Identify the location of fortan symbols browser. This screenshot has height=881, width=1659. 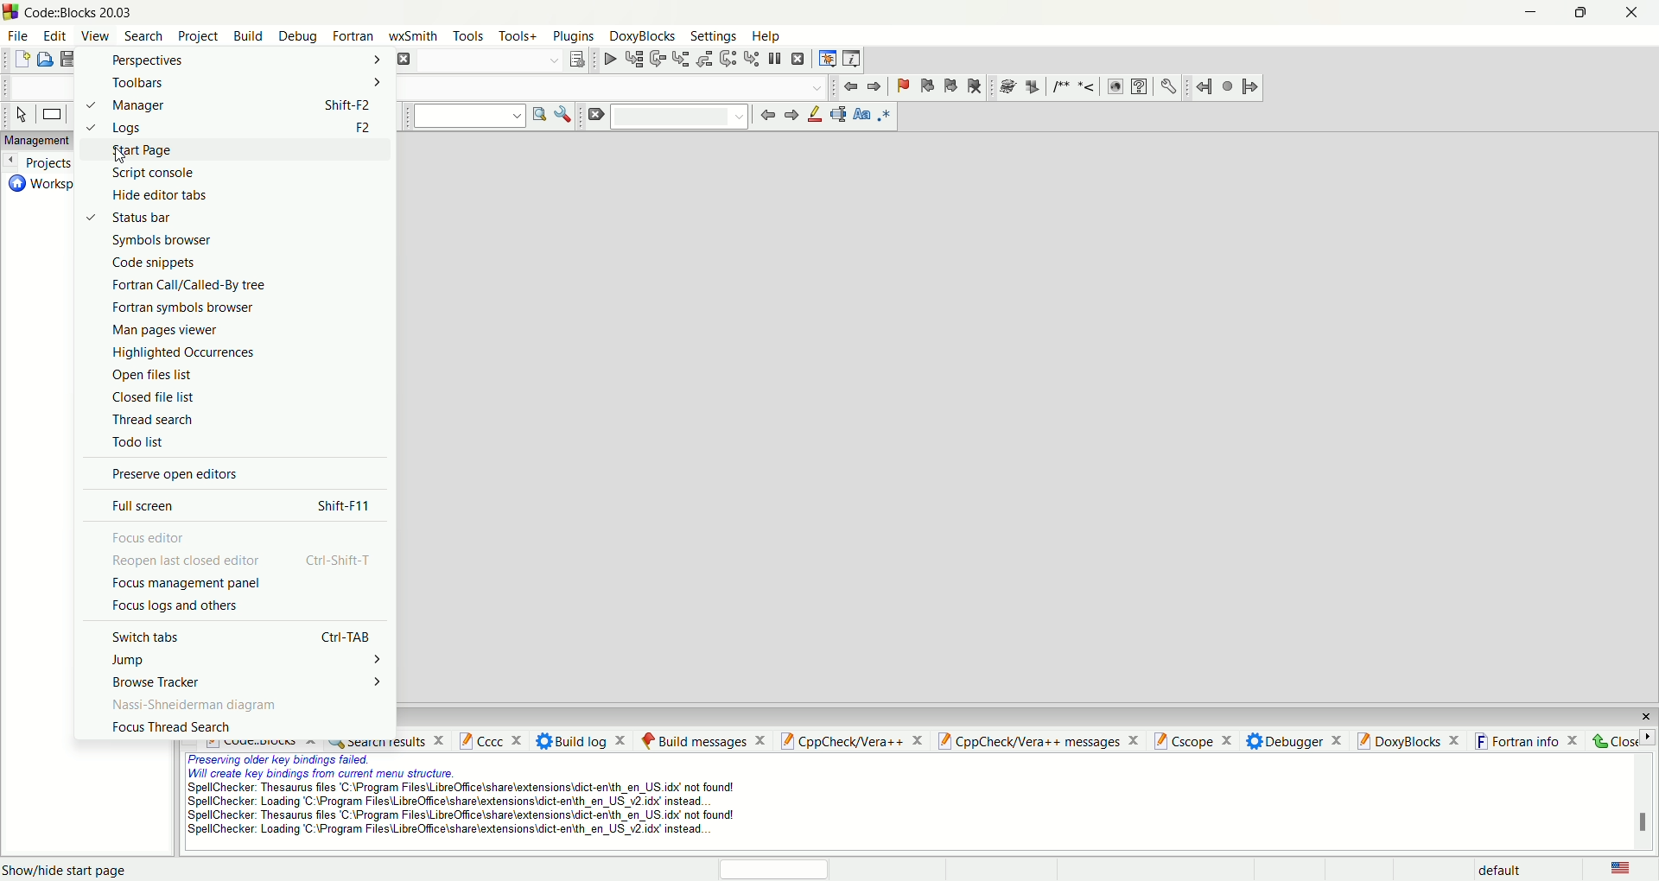
(192, 307).